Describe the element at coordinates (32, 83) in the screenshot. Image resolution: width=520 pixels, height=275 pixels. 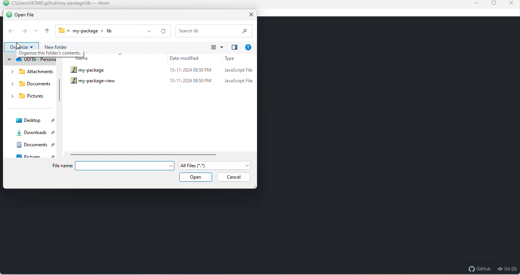
I see `documents` at that location.